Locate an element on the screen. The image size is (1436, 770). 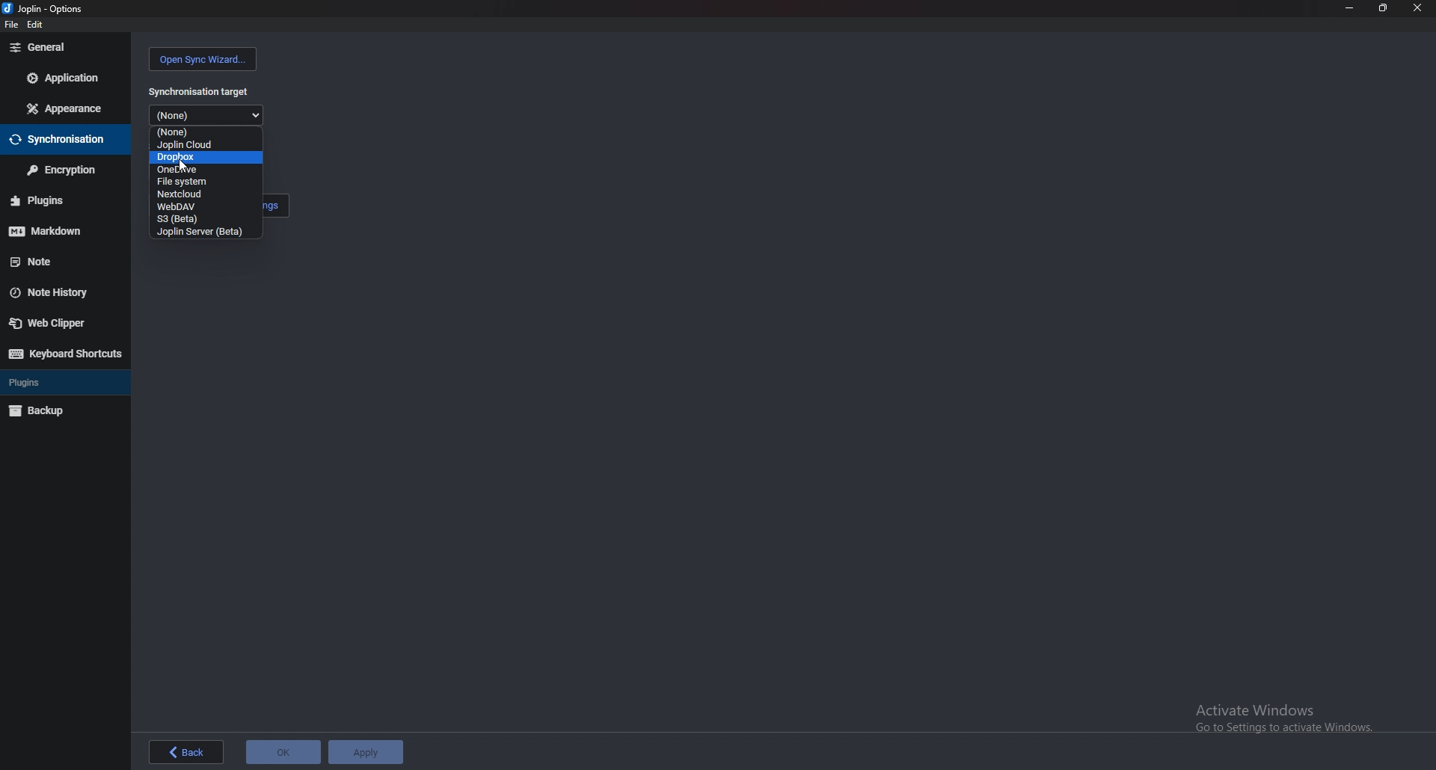
minimize is located at coordinates (1348, 7).